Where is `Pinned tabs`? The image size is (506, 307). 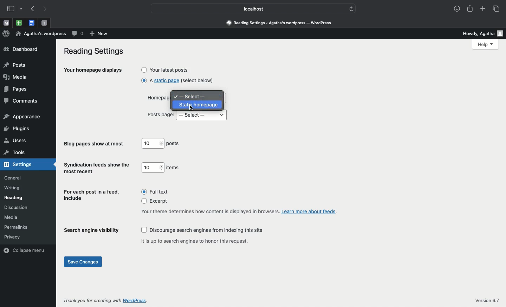
Pinned tabs is located at coordinates (5, 22).